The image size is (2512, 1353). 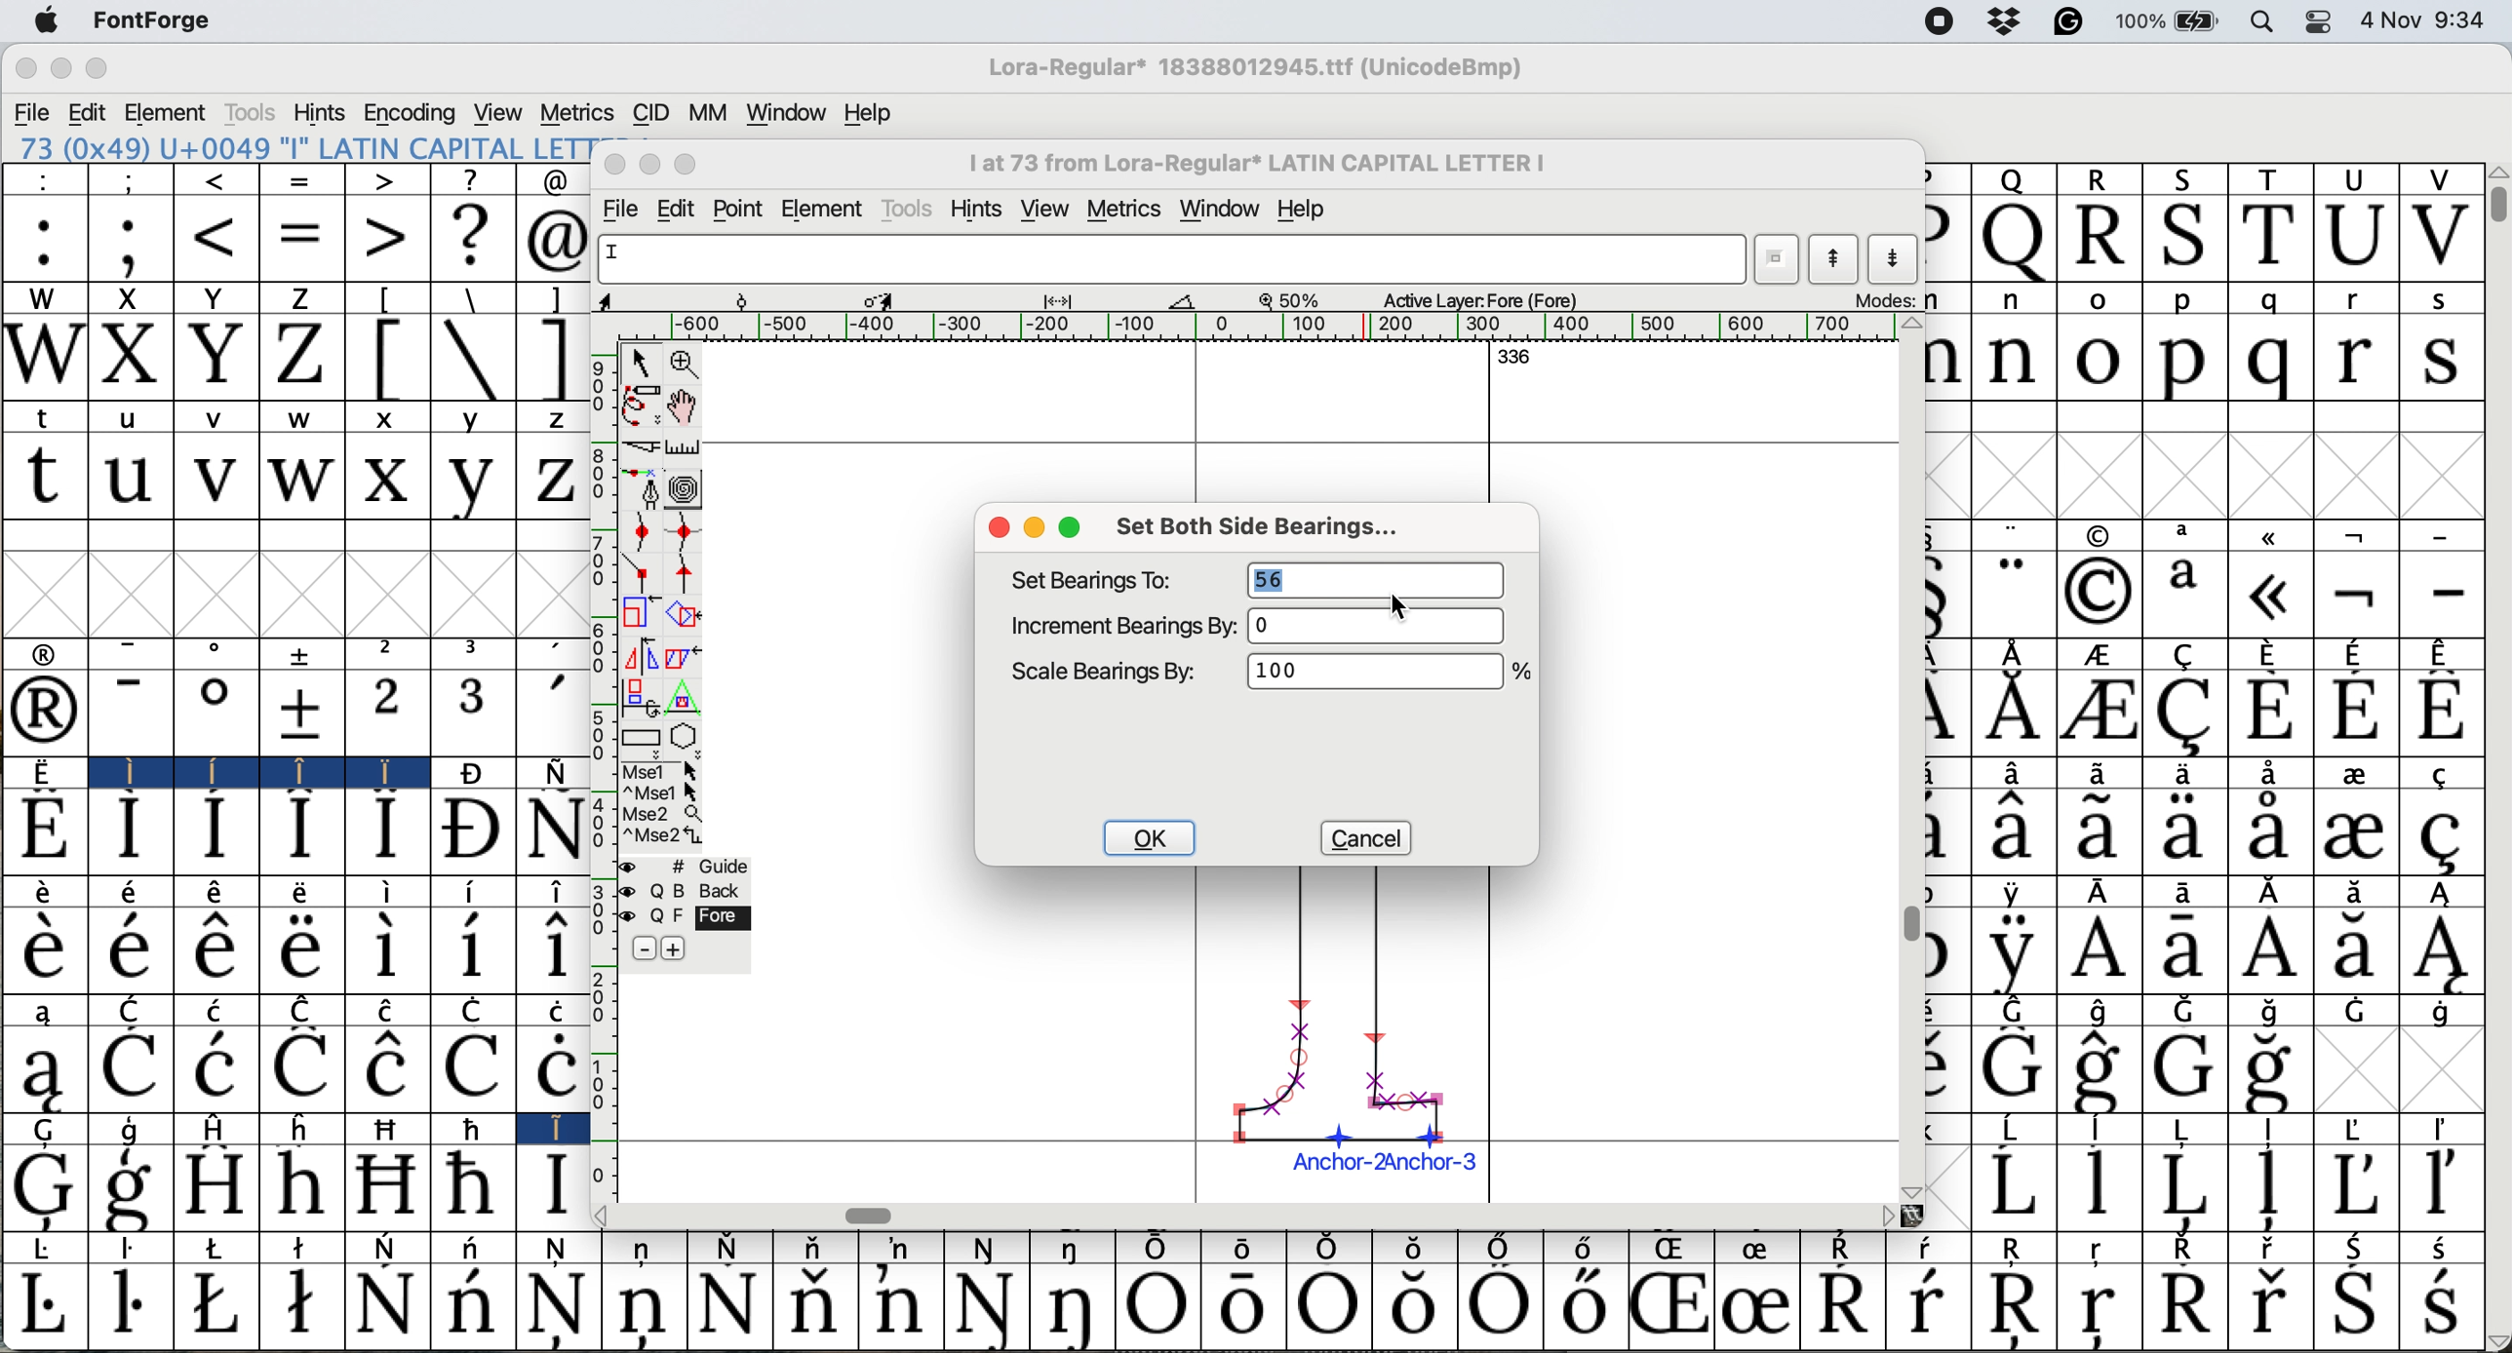 I want to click on help, so click(x=1315, y=209).